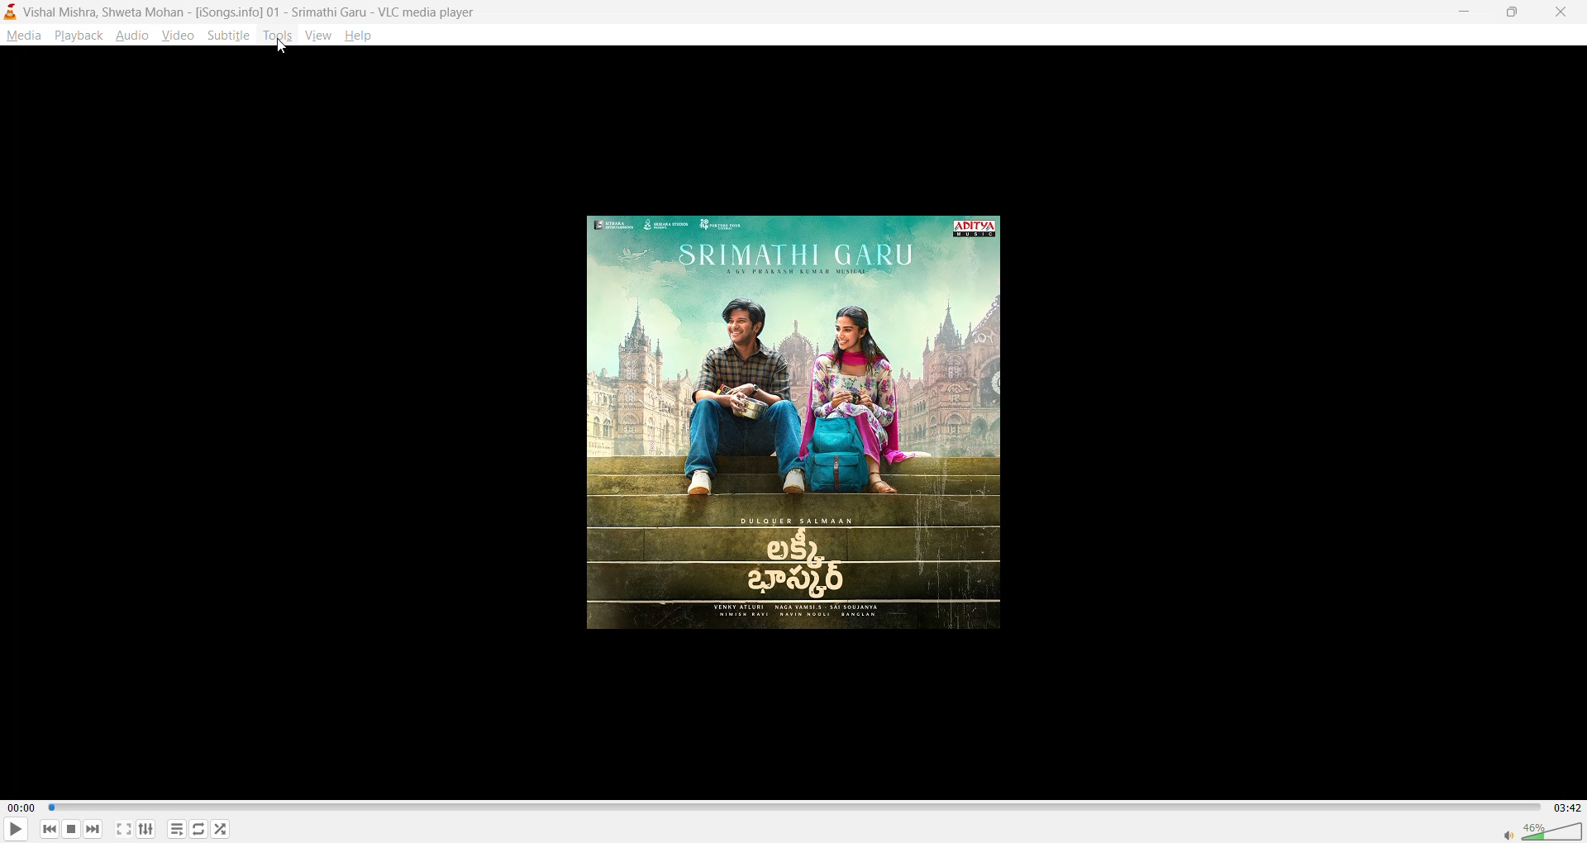 This screenshot has height=843, width=1587. Describe the element at coordinates (92, 826) in the screenshot. I see `next` at that location.